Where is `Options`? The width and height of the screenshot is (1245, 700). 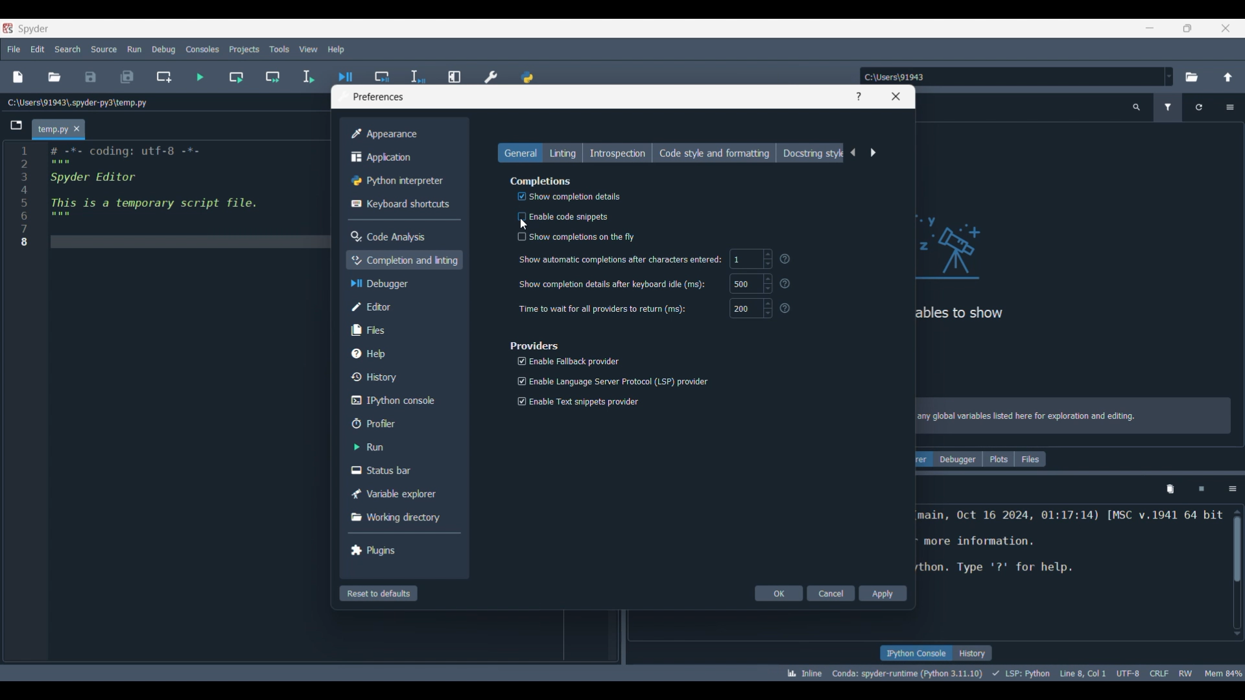
Options is located at coordinates (1230, 108).